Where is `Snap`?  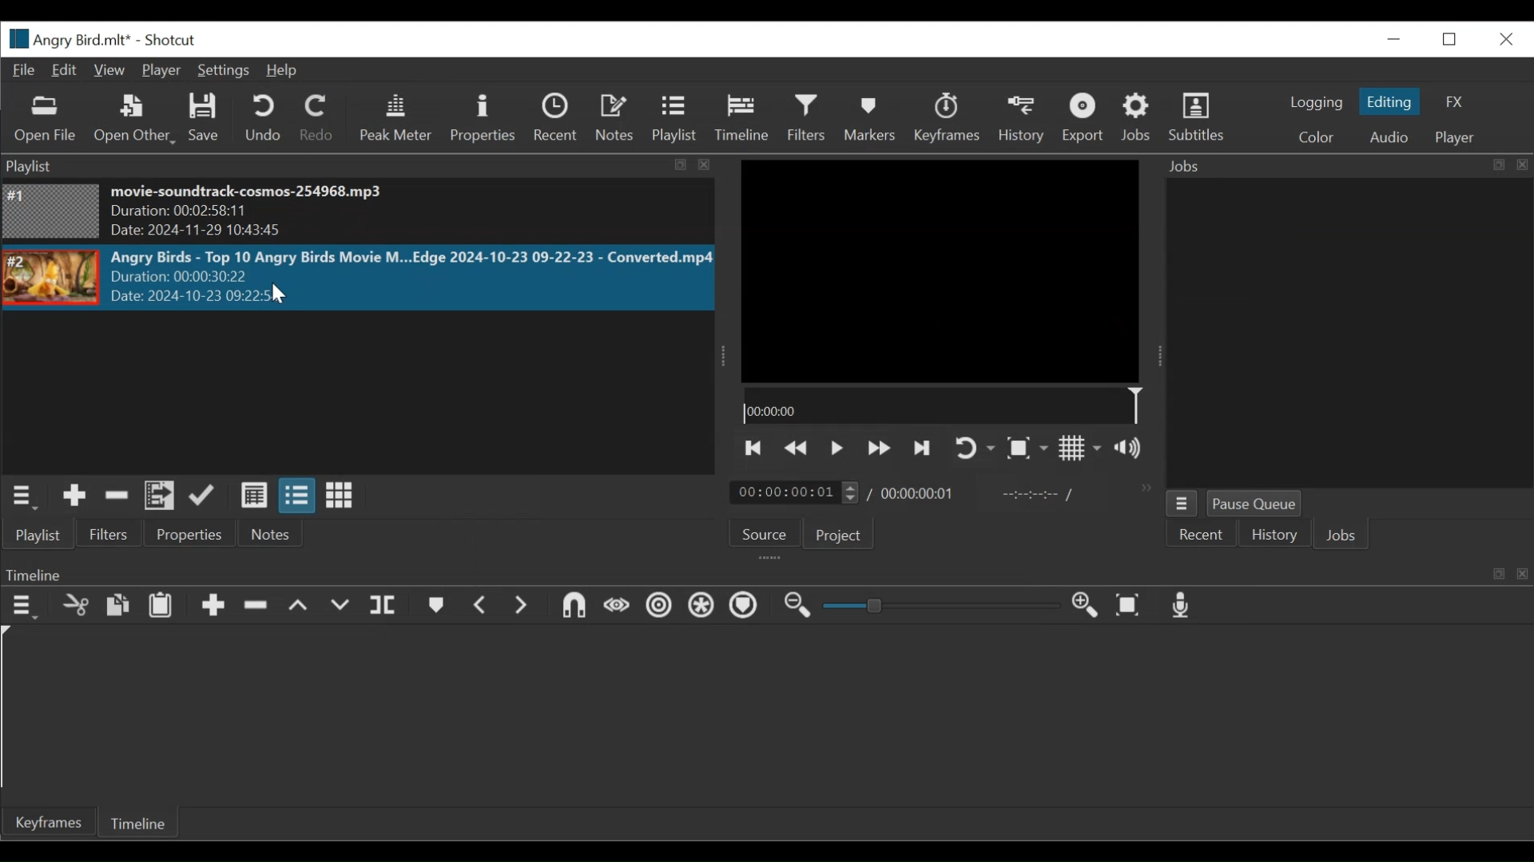 Snap is located at coordinates (571, 607).